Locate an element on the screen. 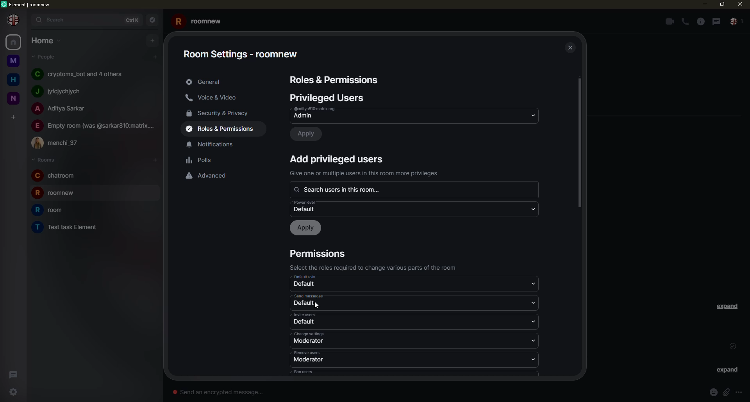 This screenshot has height=402, width=750. video is located at coordinates (668, 21).